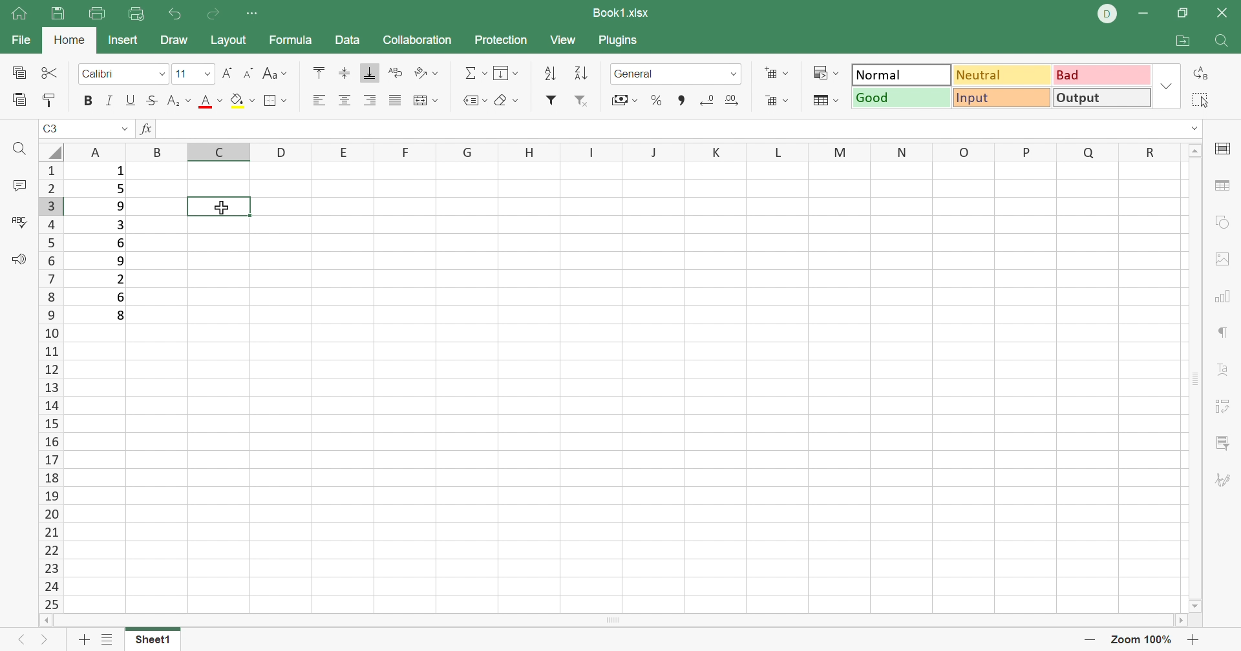 This screenshot has width=1241, height=651. Describe the element at coordinates (1193, 639) in the screenshot. I see `Zoom in` at that location.